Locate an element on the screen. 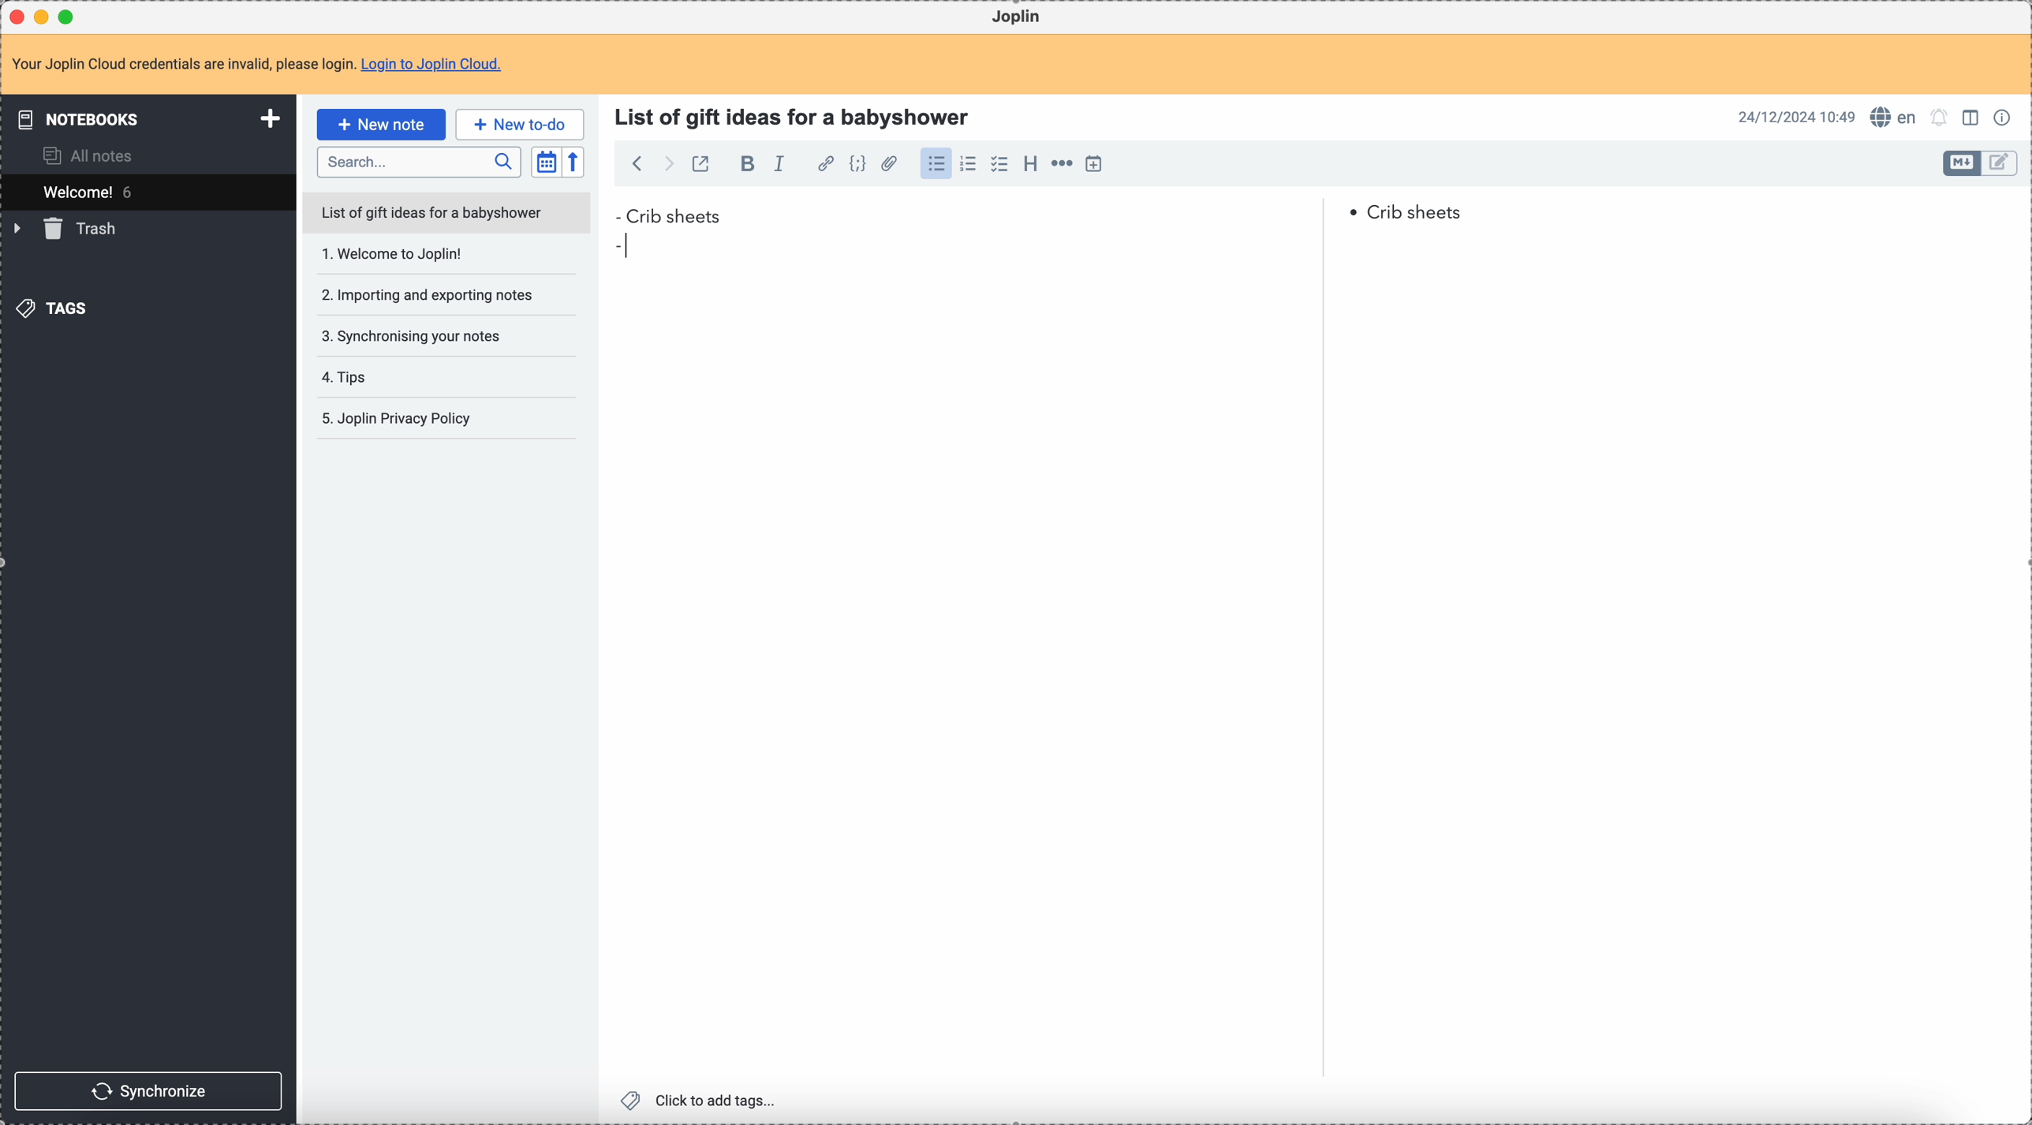  toggle sort order field is located at coordinates (545, 162).